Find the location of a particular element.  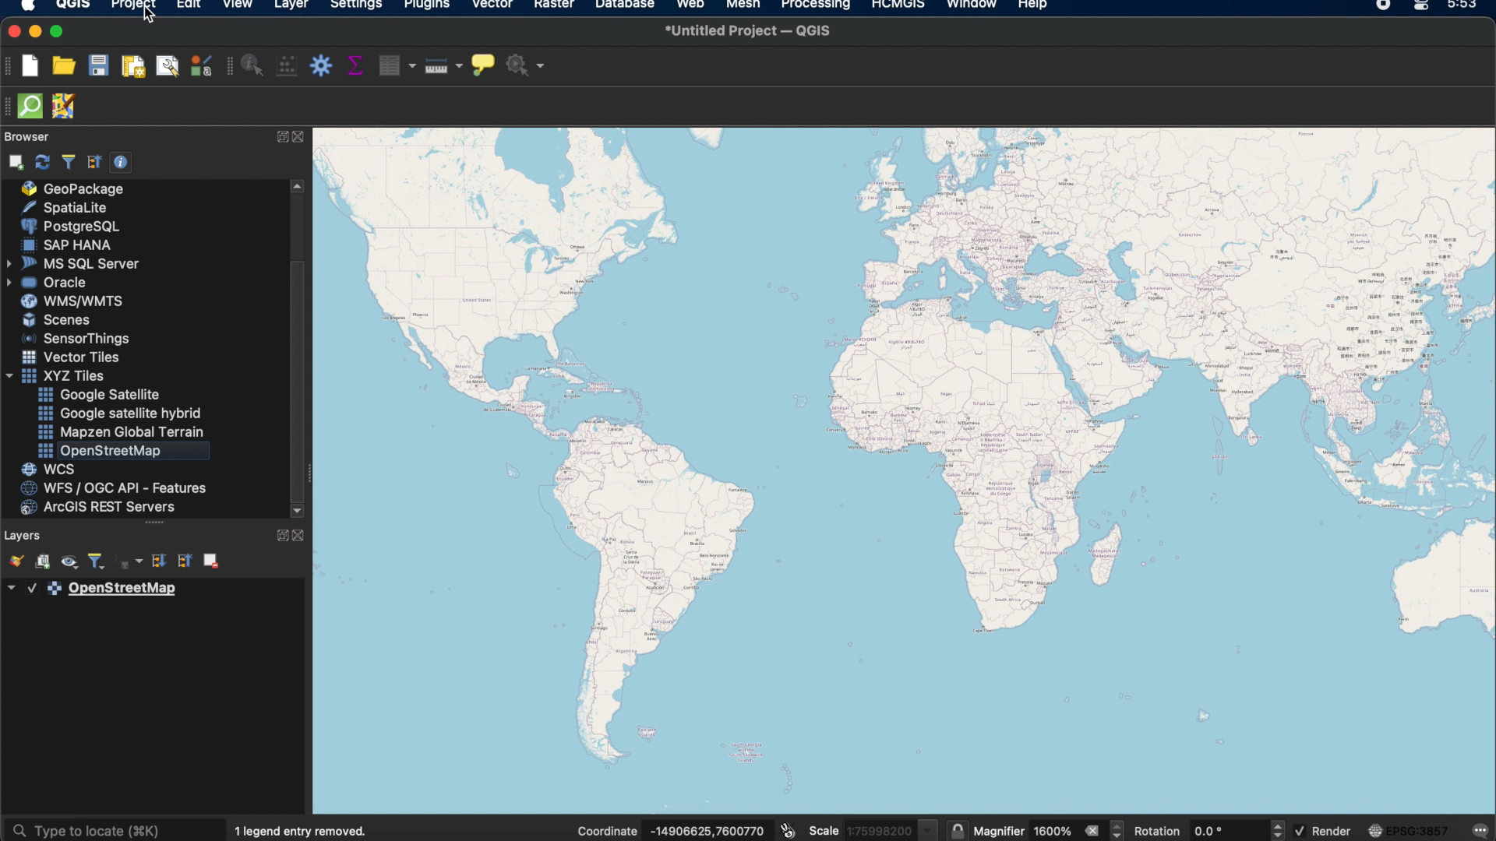

no action selected is located at coordinates (530, 67).